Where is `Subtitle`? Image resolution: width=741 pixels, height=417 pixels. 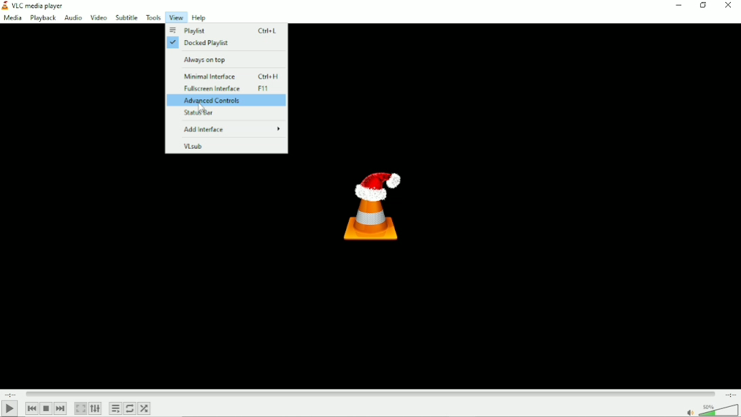 Subtitle is located at coordinates (126, 17).